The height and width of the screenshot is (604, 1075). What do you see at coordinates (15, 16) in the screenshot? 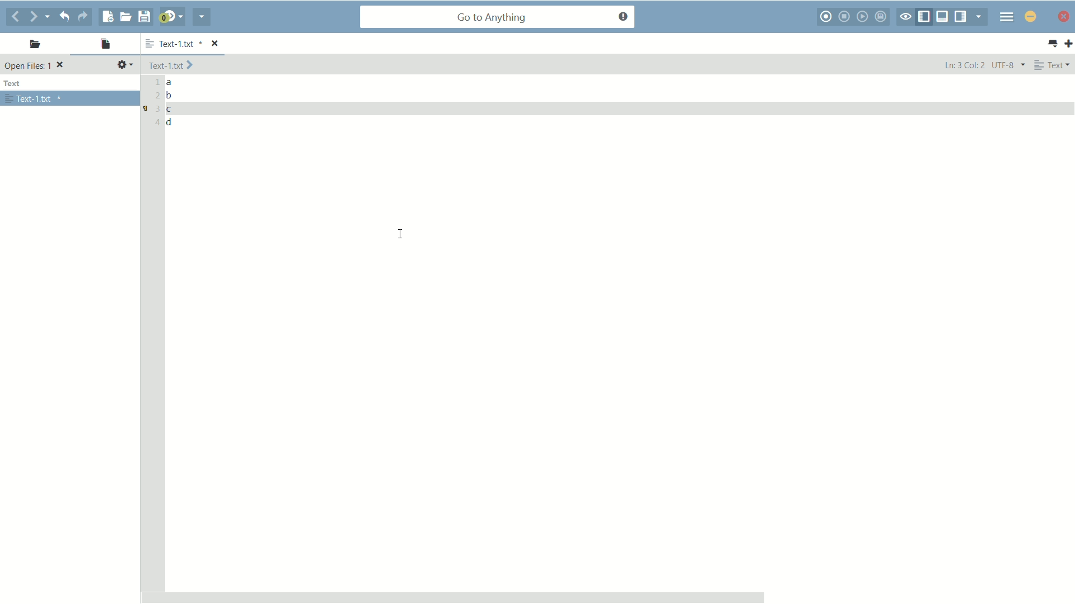
I see `go back` at bounding box center [15, 16].